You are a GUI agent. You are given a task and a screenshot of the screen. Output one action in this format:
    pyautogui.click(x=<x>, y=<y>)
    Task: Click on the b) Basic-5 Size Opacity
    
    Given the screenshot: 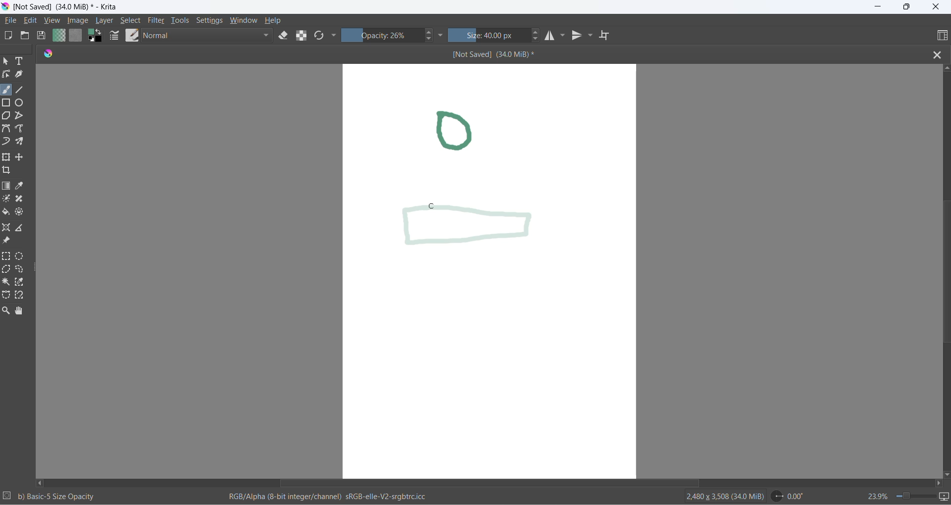 What is the action you would take?
    pyautogui.click(x=58, y=496)
    